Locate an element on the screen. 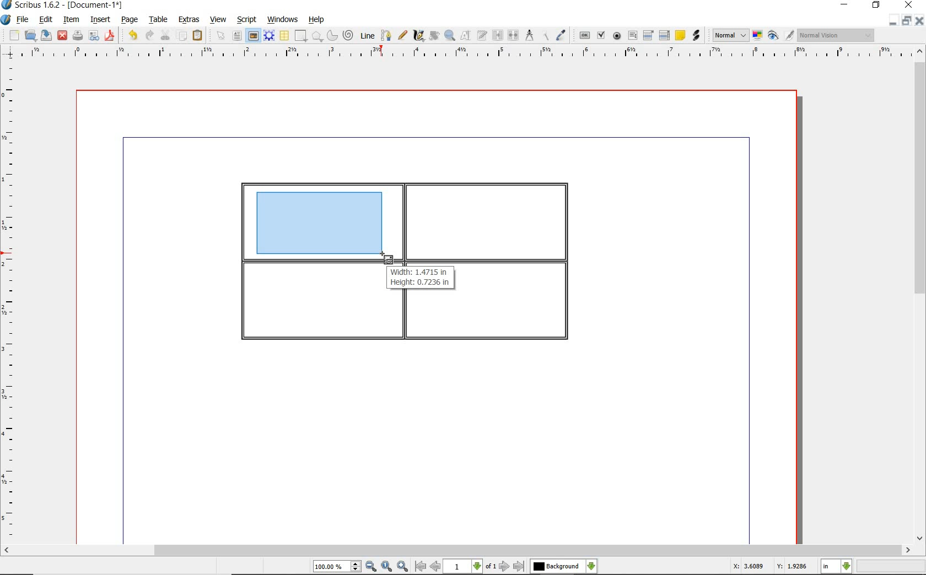  file is located at coordinates (23, 20).